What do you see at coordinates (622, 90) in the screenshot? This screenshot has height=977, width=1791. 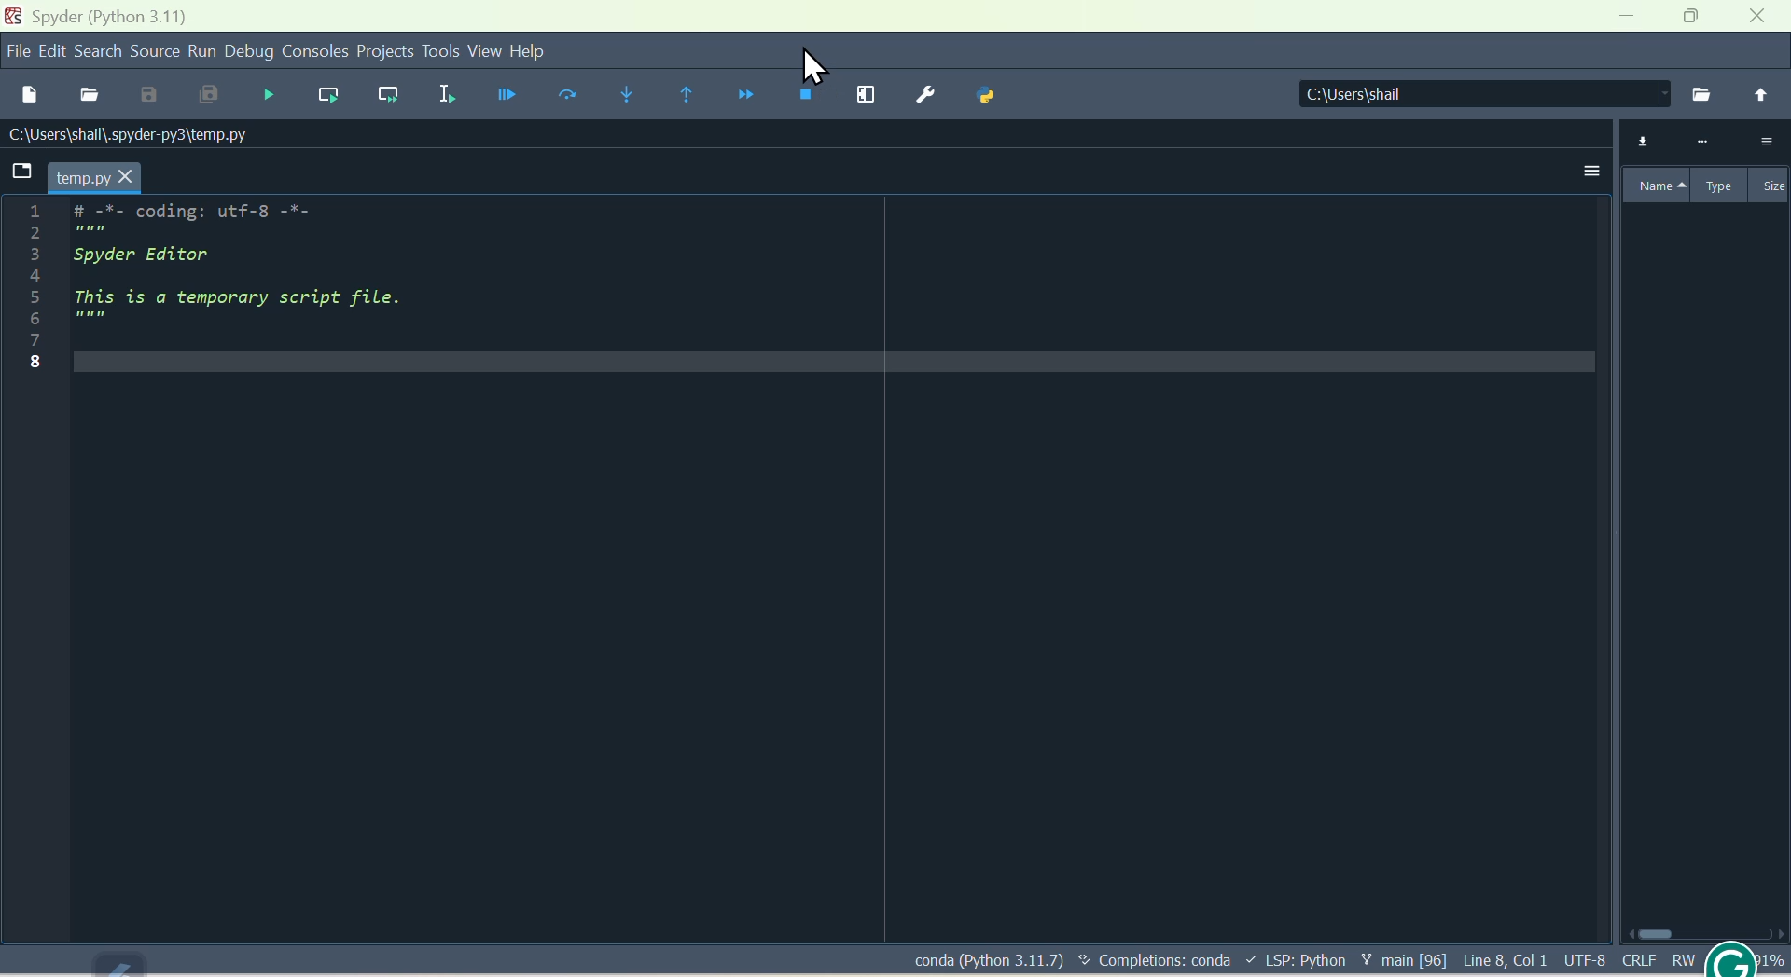 I see `Step into function` at bounding box center [622, 90].